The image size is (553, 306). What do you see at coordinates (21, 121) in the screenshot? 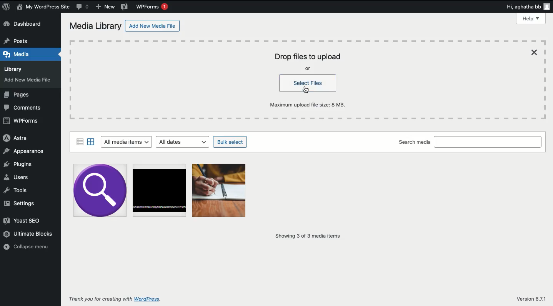
I see `WPForms` at bounding box center [21, 121].